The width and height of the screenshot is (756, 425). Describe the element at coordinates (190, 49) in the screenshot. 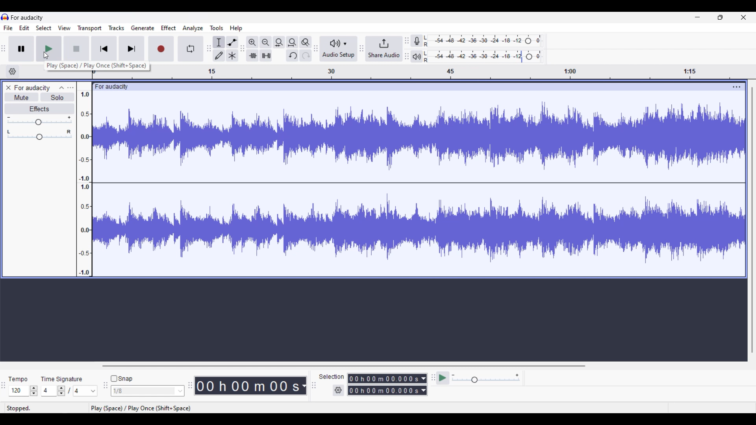

I see `Enable looping` at that location.